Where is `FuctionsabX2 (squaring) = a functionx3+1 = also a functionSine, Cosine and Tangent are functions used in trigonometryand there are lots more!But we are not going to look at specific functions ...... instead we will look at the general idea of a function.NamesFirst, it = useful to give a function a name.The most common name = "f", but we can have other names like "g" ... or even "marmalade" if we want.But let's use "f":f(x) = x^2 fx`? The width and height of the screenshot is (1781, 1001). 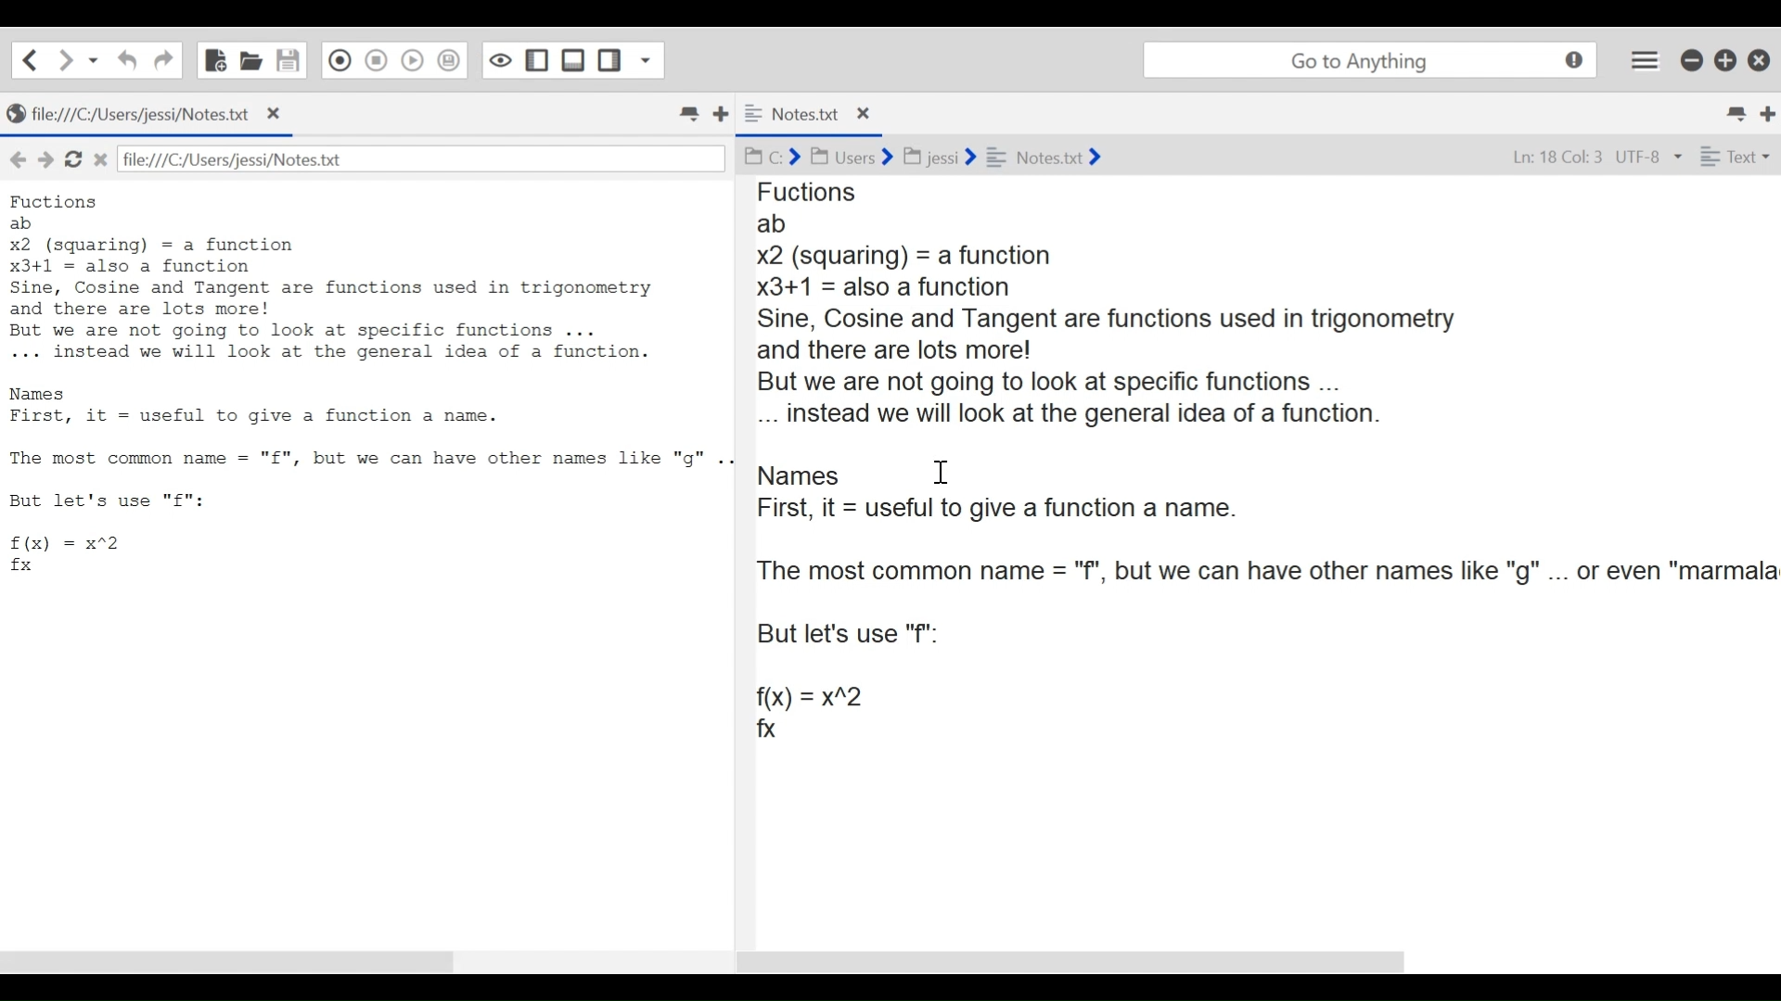
FuctionsabX2 (squaring) = a functionx3+1 = also a functionSine, Cosine and Tangent are functions used in trigonometryand there are lots more!But we are not going to look at specific functions ...... instead we will look at the general idea of a function.NamesFirst, it = useful to give a function a name.The most common name = "f", but we can have other names like "g" ... or even "marmalade" if we want.But let's use "f":f(x) = x^2 fx is located at coordinates (362, 384).